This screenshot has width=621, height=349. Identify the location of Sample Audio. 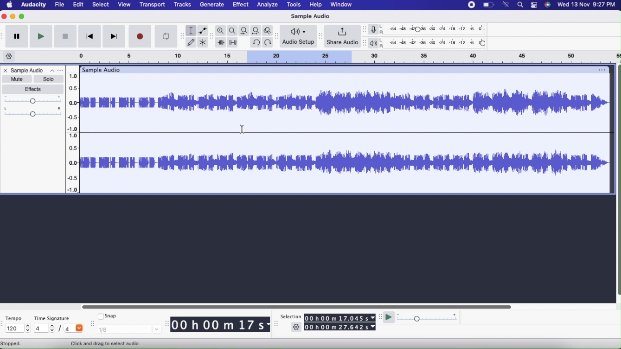
(28, 70).